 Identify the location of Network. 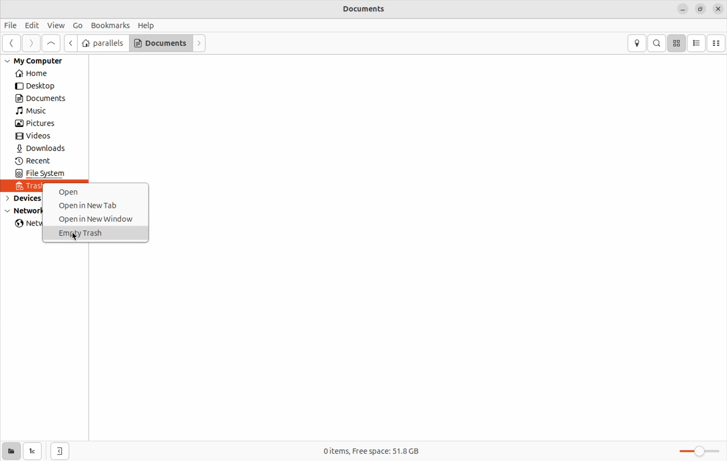
(21, 210).